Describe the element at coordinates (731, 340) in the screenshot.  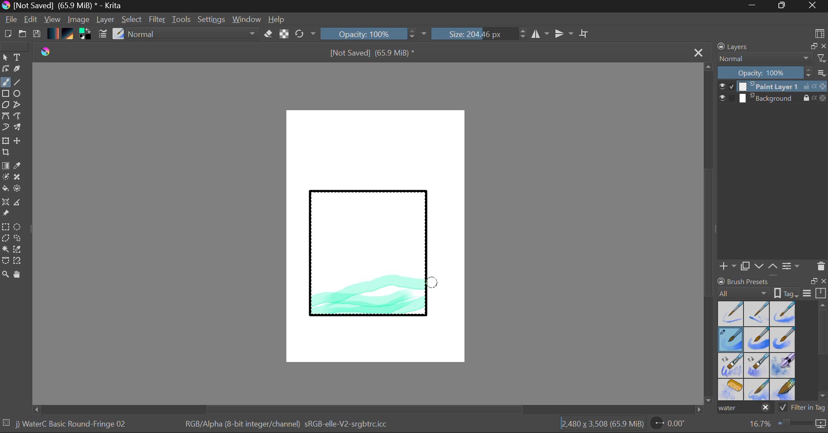
I see `Brush Selected` at that location.